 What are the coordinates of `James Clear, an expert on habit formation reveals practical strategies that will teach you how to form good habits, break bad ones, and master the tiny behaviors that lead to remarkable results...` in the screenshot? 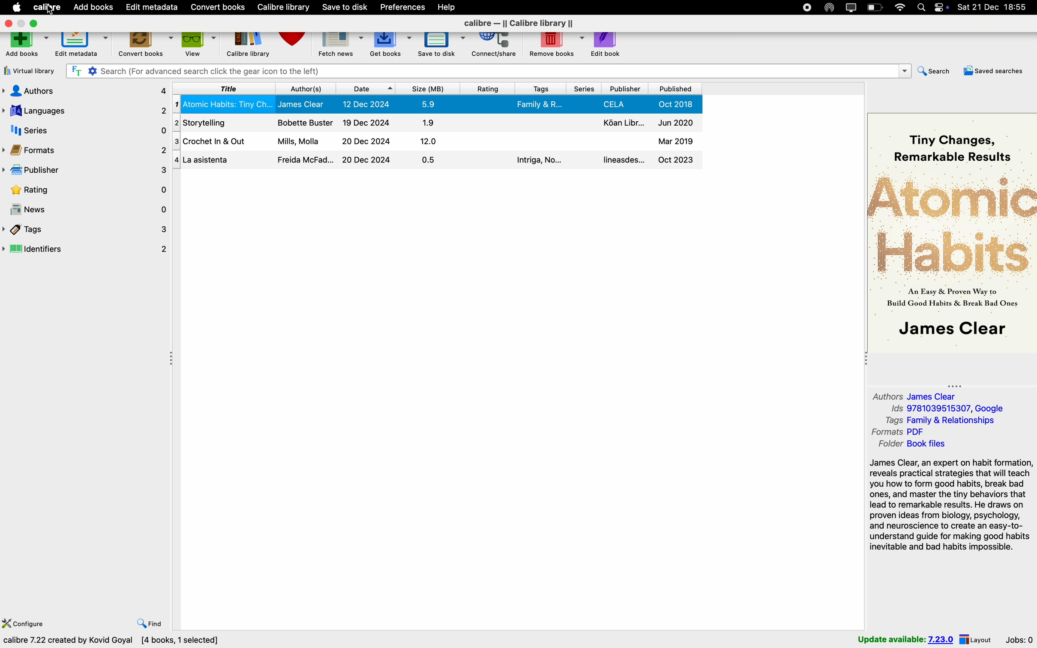 It's located at (950, 507).